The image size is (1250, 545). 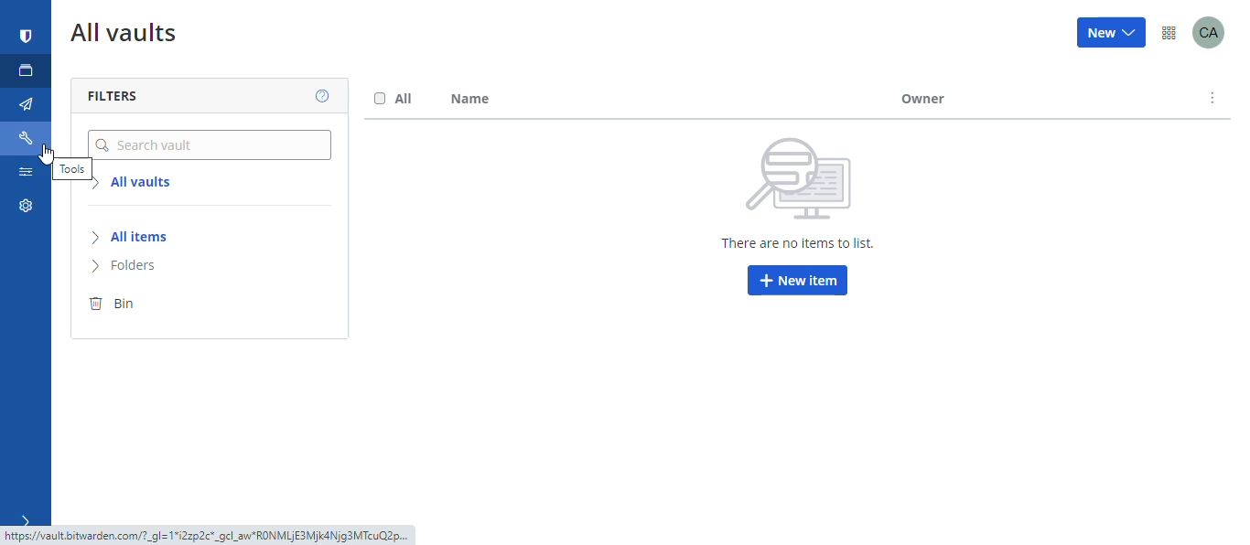 I want to click on add new item button, so click(x=797, y=282).